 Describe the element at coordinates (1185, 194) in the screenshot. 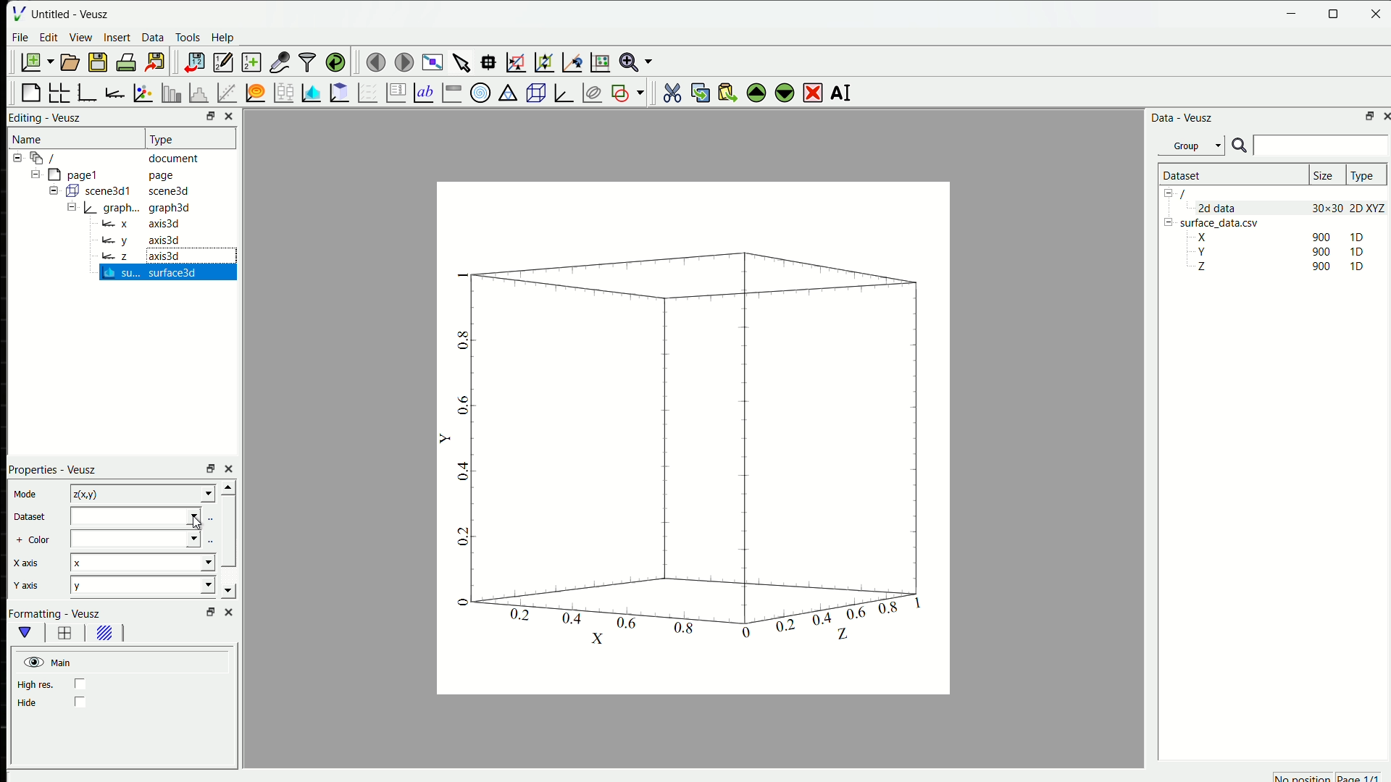

I see `/` at that location.